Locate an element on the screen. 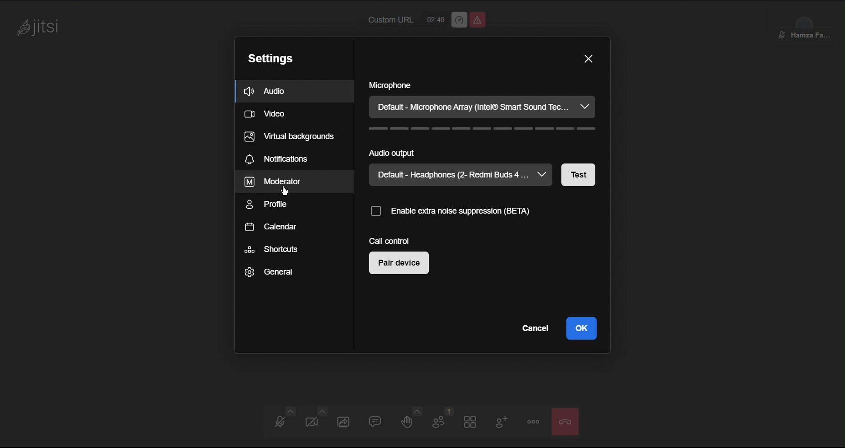 This screenshot has width=845, height=448. Raise Hand is located at coordinates (411, 421).